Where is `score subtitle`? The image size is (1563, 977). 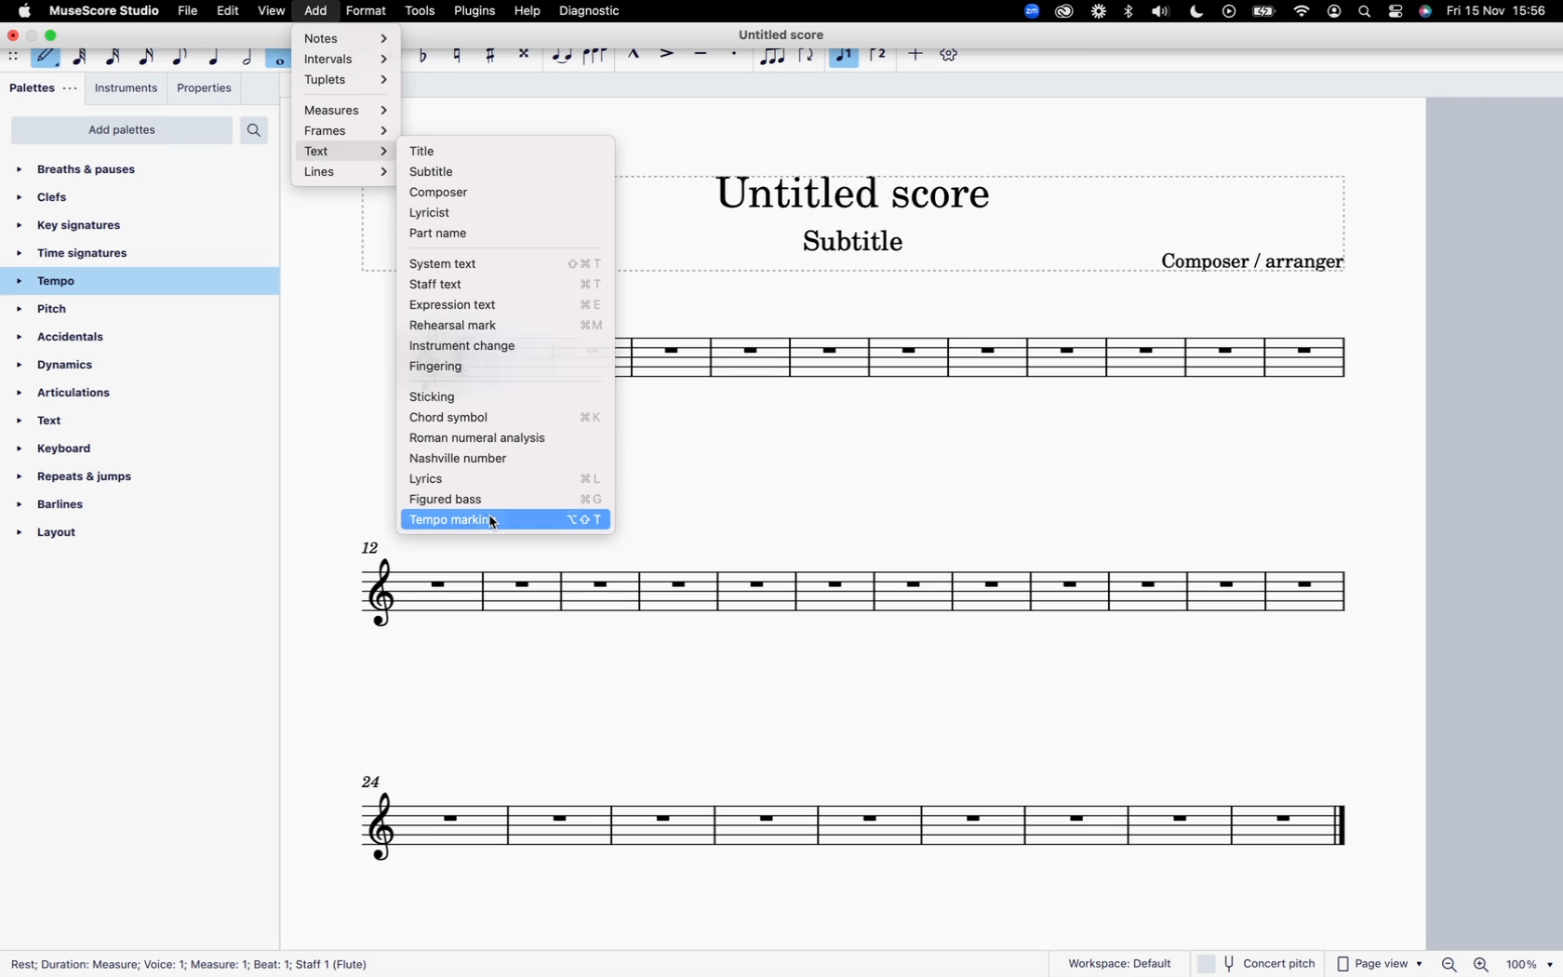 score subtitle is located at coordinates (865, 242).